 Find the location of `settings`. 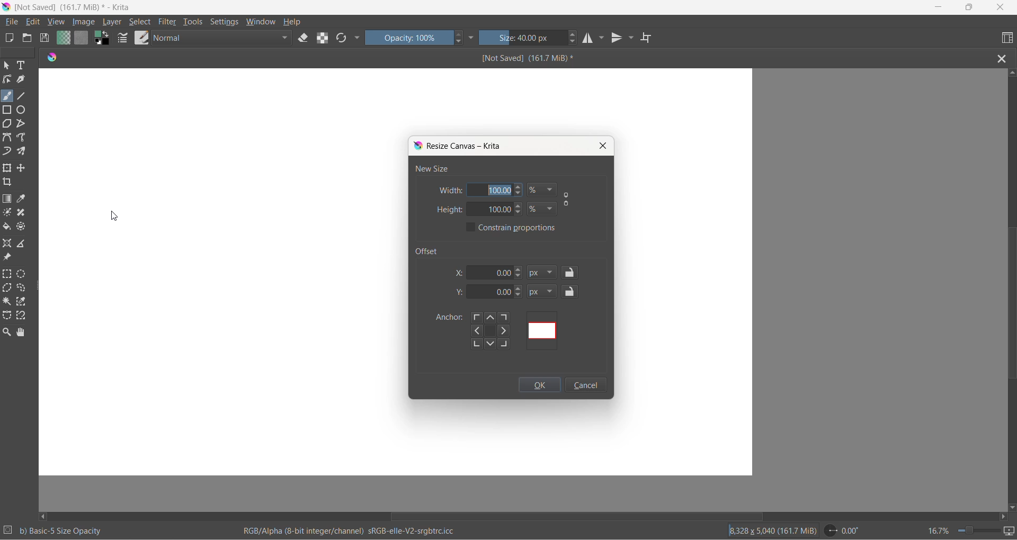

settings is located at coordinates (227, 23).